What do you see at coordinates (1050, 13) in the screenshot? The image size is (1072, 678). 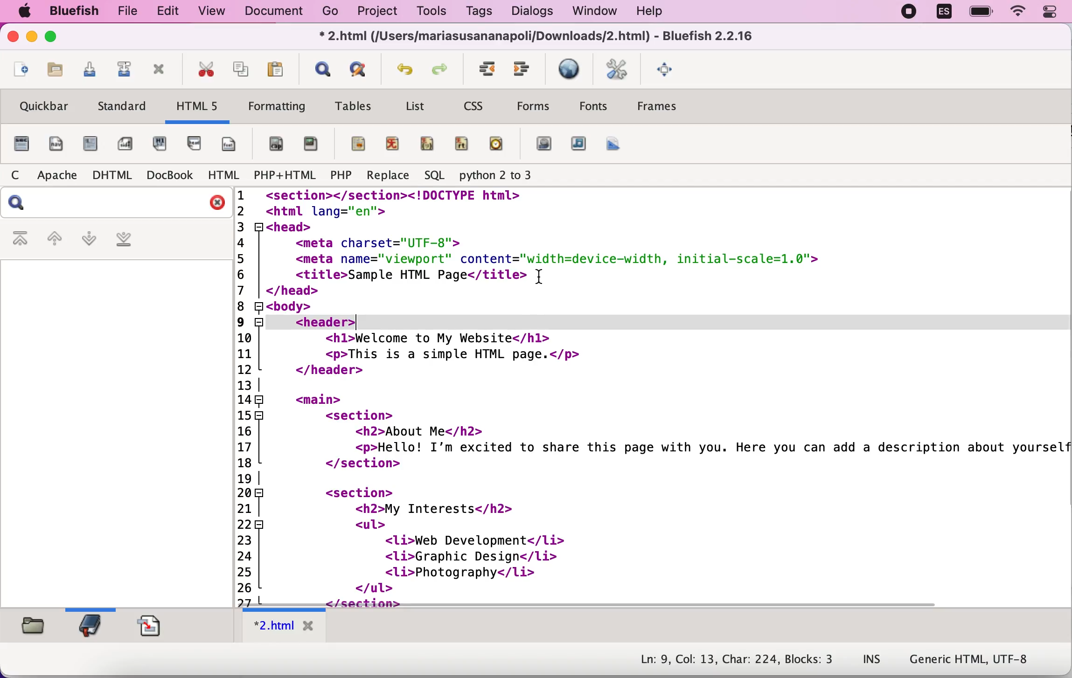 I see `panel control` at bounding box center [1050, 13].